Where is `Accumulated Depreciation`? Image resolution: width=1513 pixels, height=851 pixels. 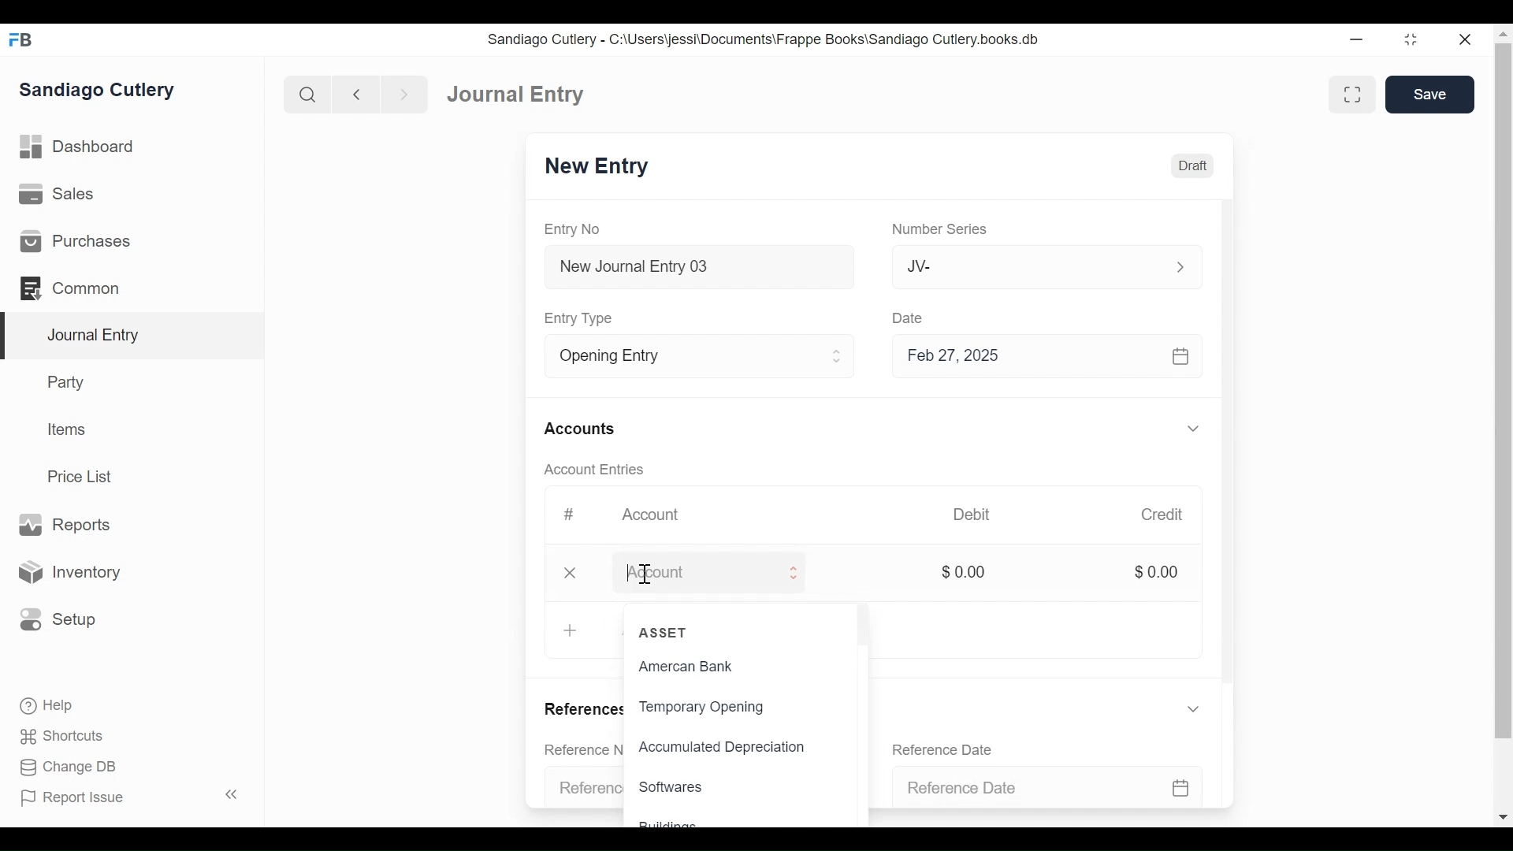
Accumulated Depreciation is located at coordinates (741, 748).